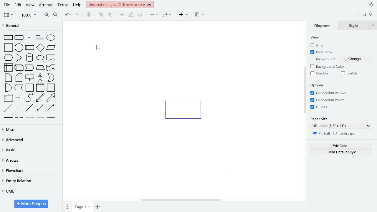 The width and height of the screenshot is (377, 212). I want to click on shadow, so click(320, 73).